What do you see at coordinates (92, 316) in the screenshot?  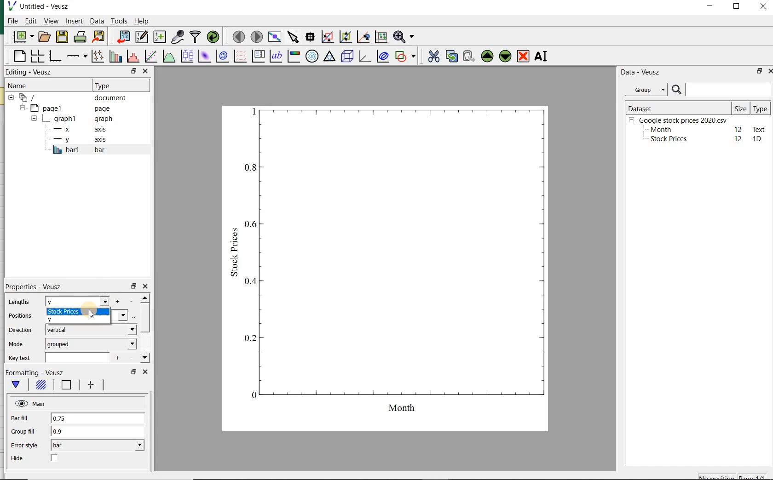 I see `CURSOR` at bounding box center [92, 316].